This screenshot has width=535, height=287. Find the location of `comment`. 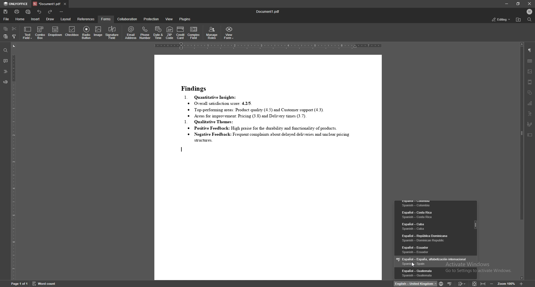

comment is located at coordinates (5, 61).